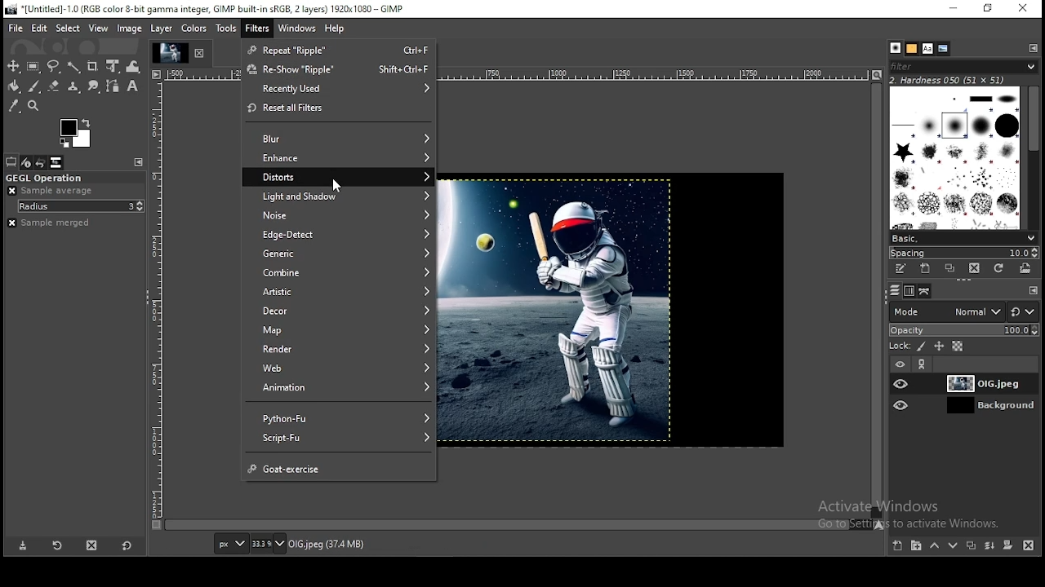 This screenshot has width=1045, height=587. I want to click on lock alpha channel, so click(958, 346).